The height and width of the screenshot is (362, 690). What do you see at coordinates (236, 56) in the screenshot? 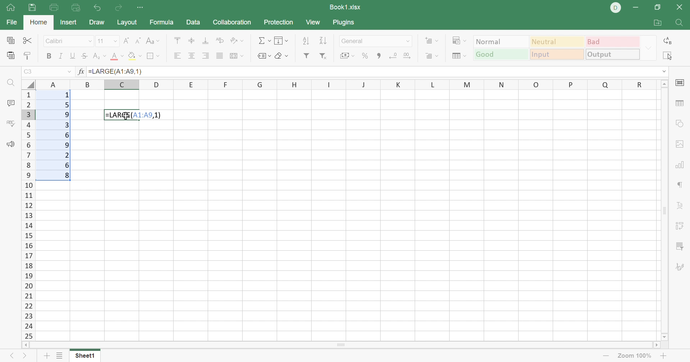
I see `Merge and center` at bounding box center [236, 56].